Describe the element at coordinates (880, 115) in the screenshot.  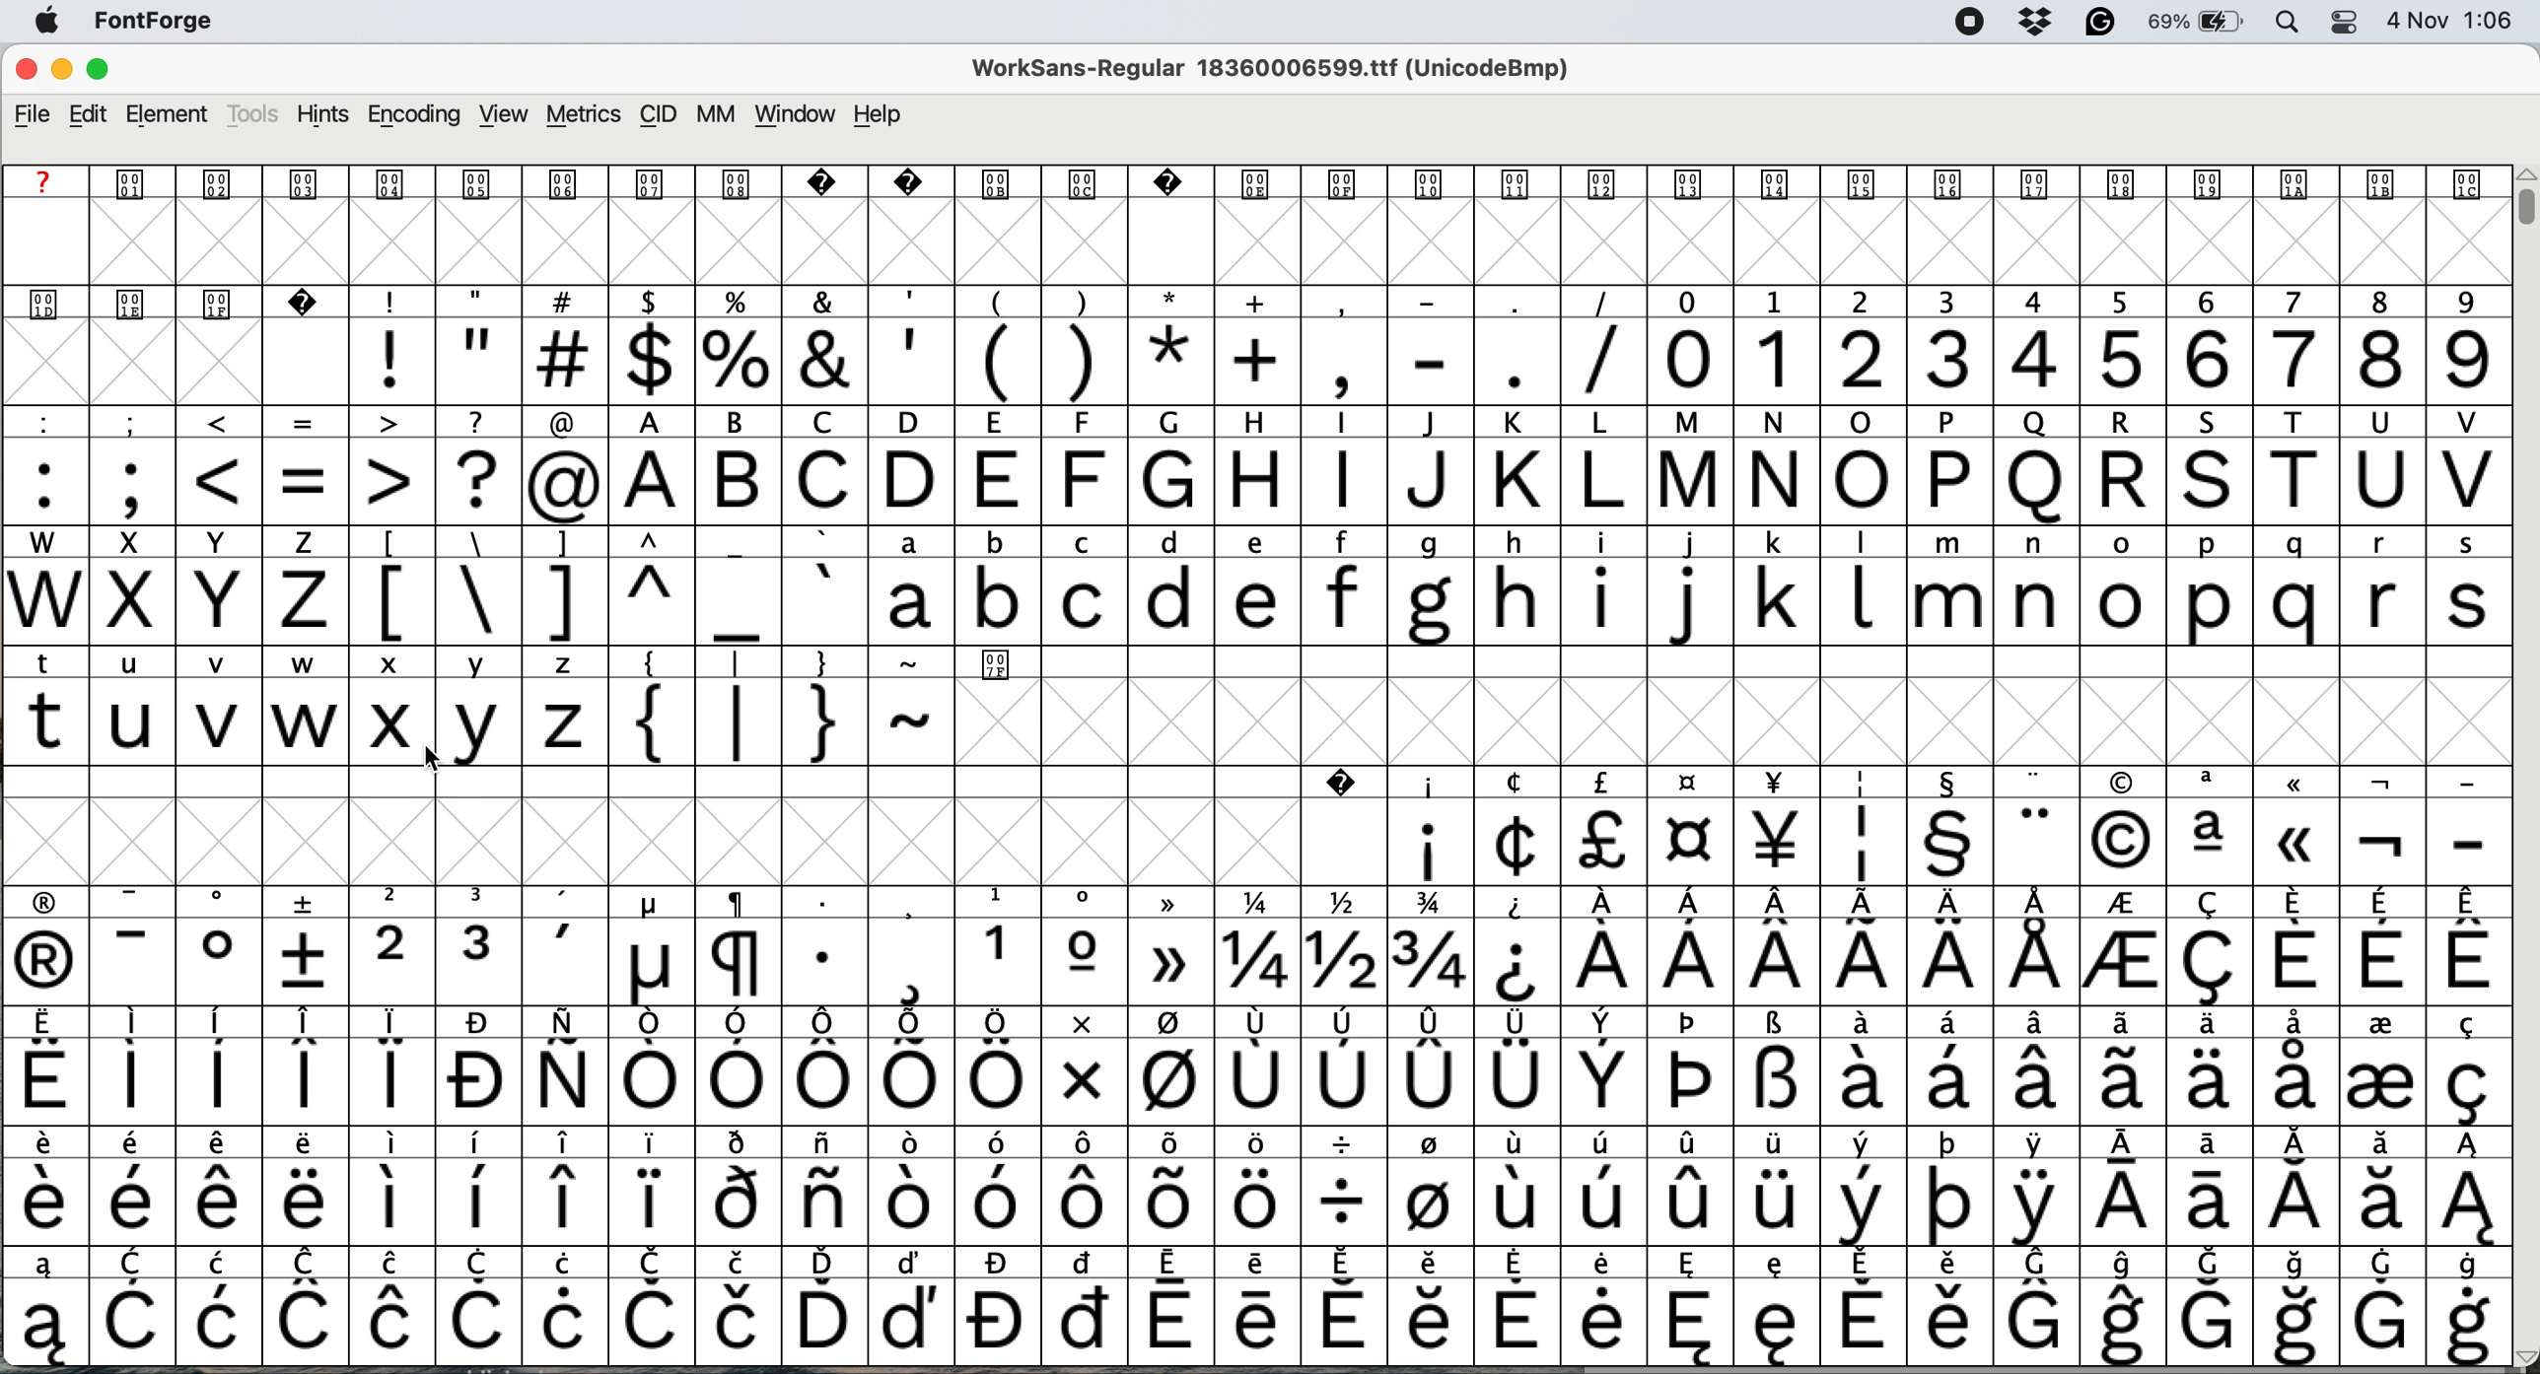
I see `help` at that location.